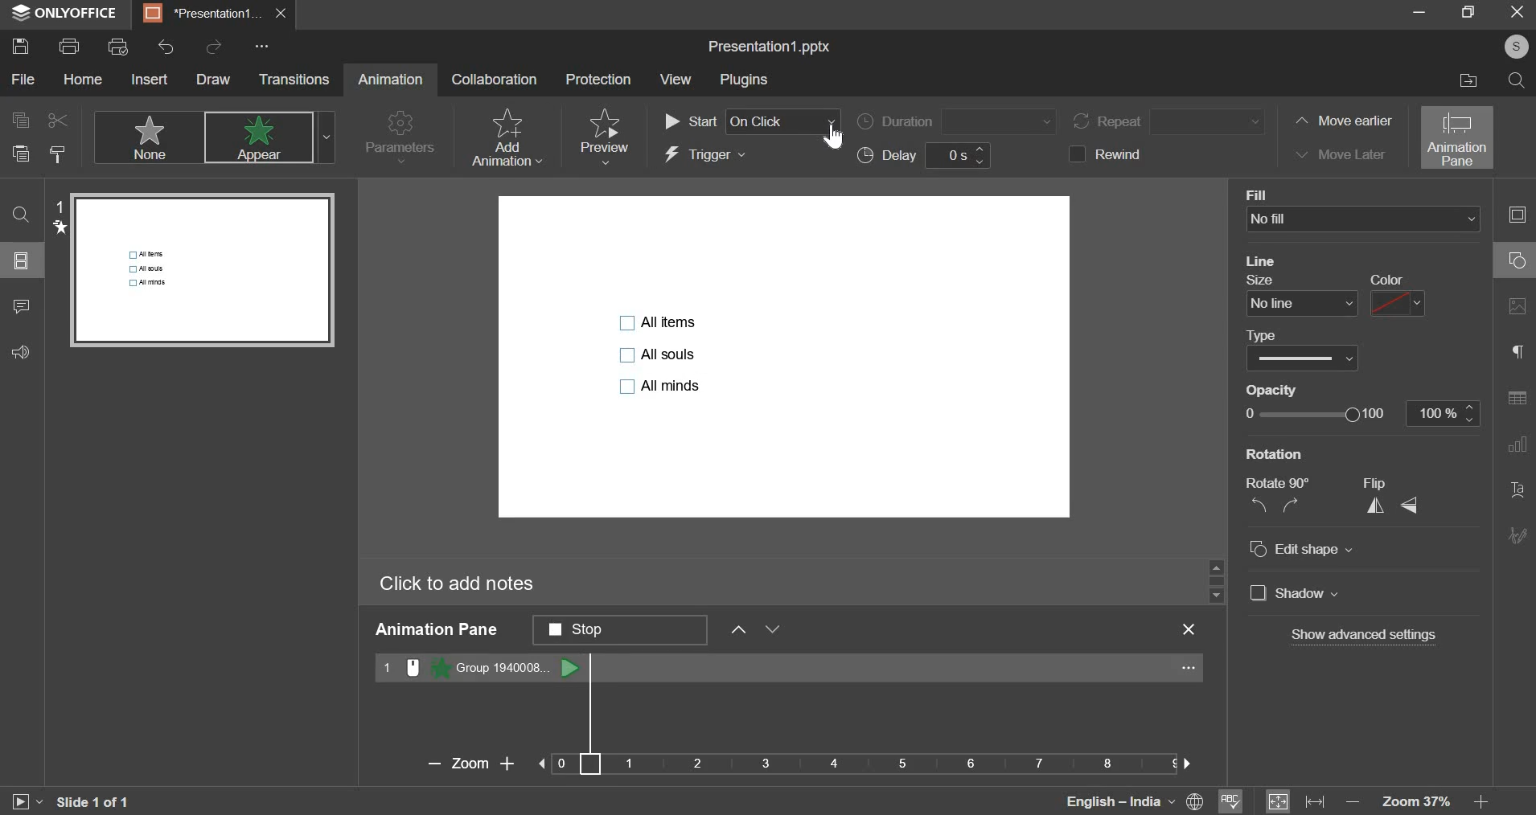 The width and height of the screenshot is (1536, 815). I want to click on Shadow , so click(1306, 594).